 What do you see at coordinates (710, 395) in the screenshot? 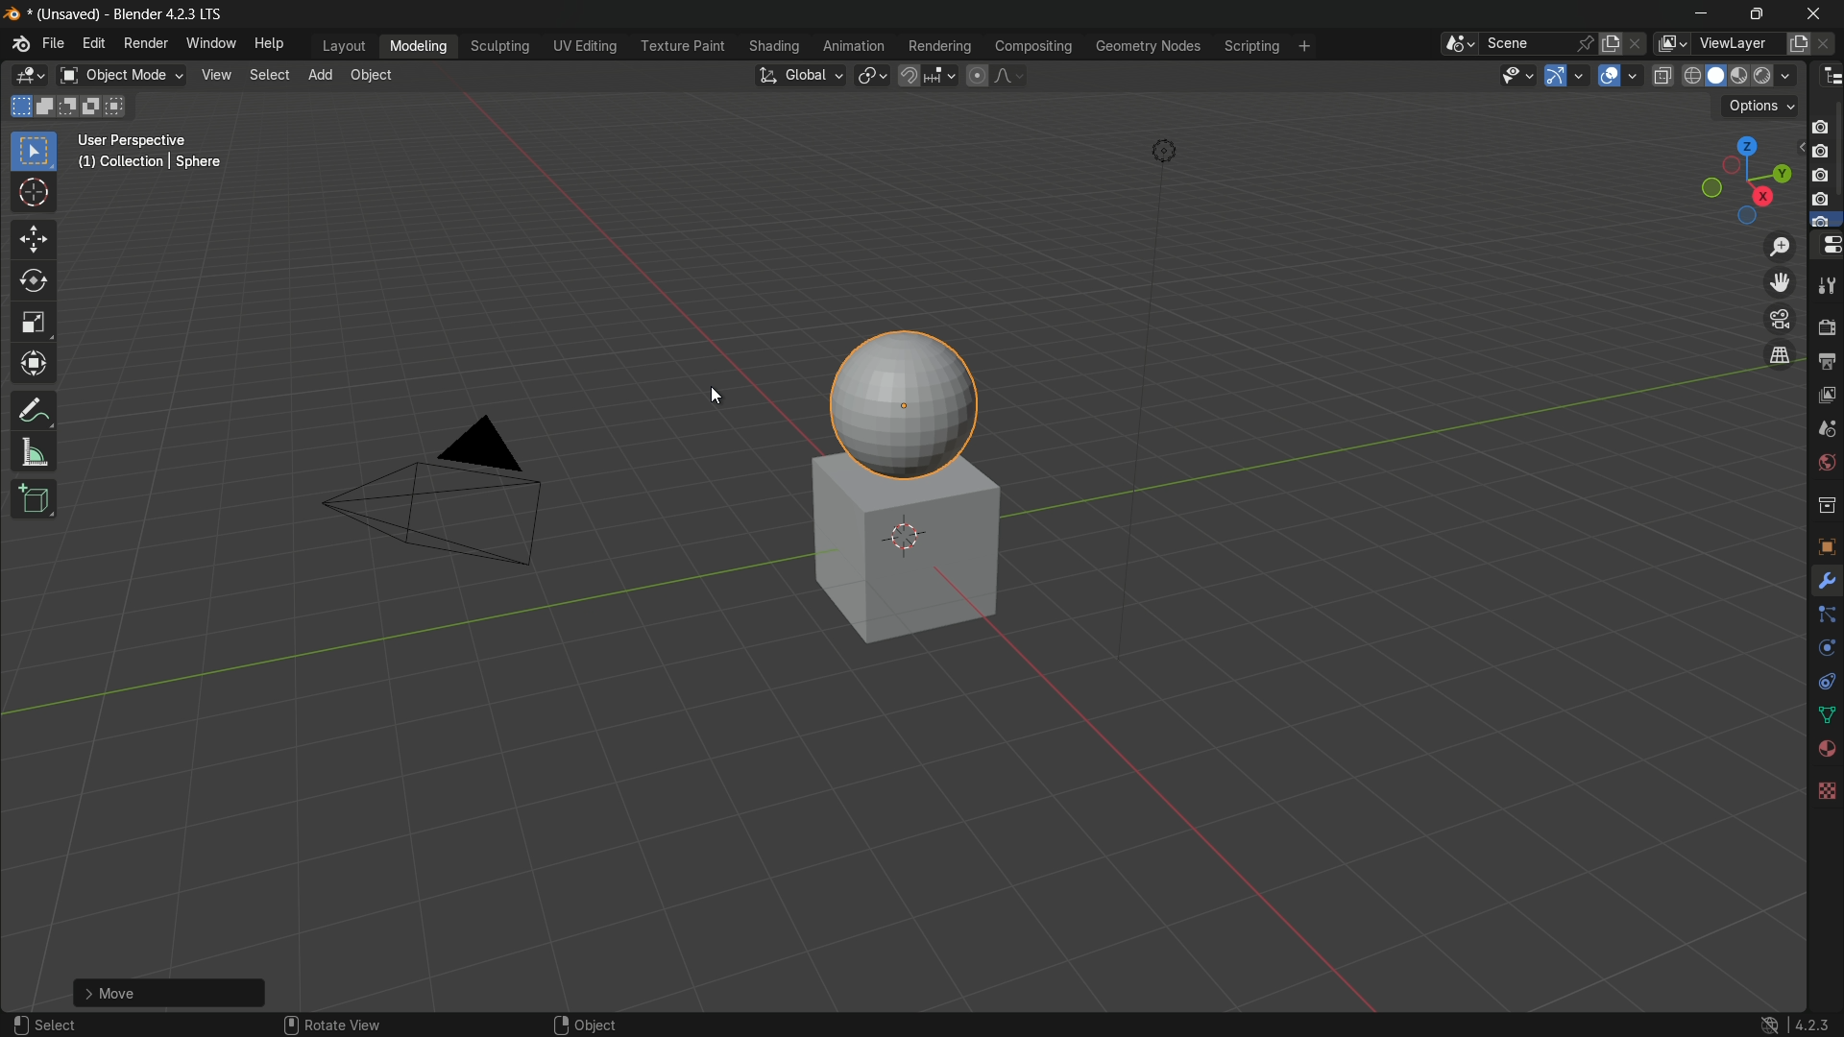
I see `cursor` at bounding box center [710, 395].